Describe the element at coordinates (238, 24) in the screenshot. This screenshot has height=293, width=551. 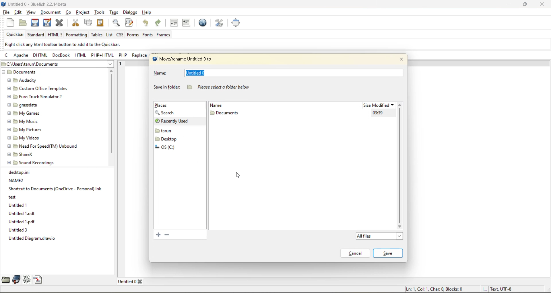
I see `full screen` at that location.